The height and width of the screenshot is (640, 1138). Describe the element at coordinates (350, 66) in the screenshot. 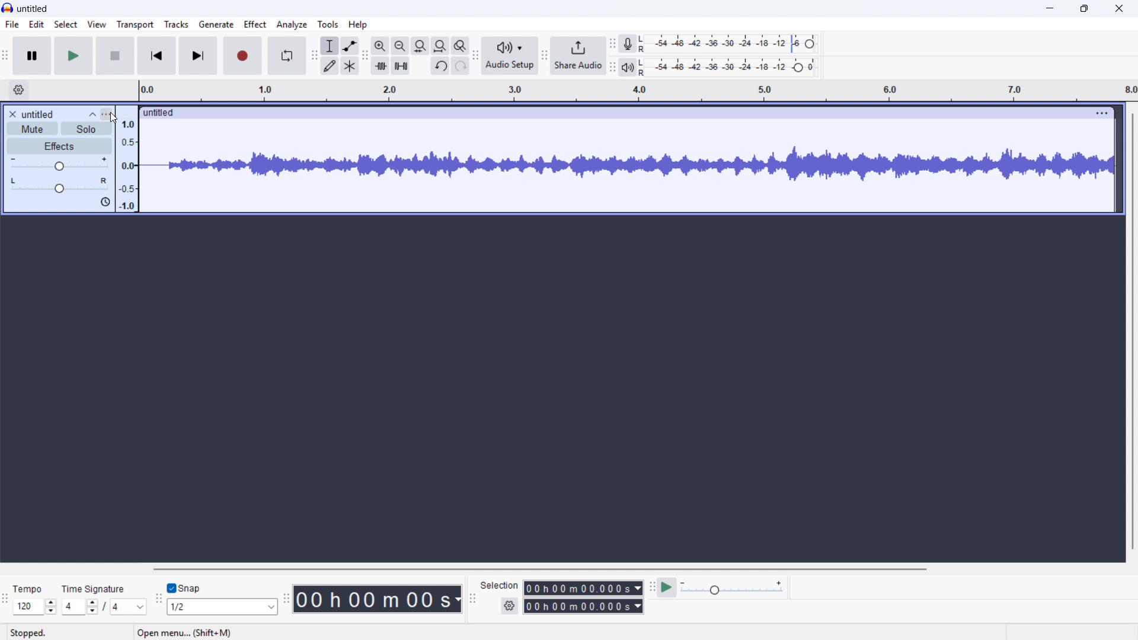

I see `Multi - tool ` at that location.